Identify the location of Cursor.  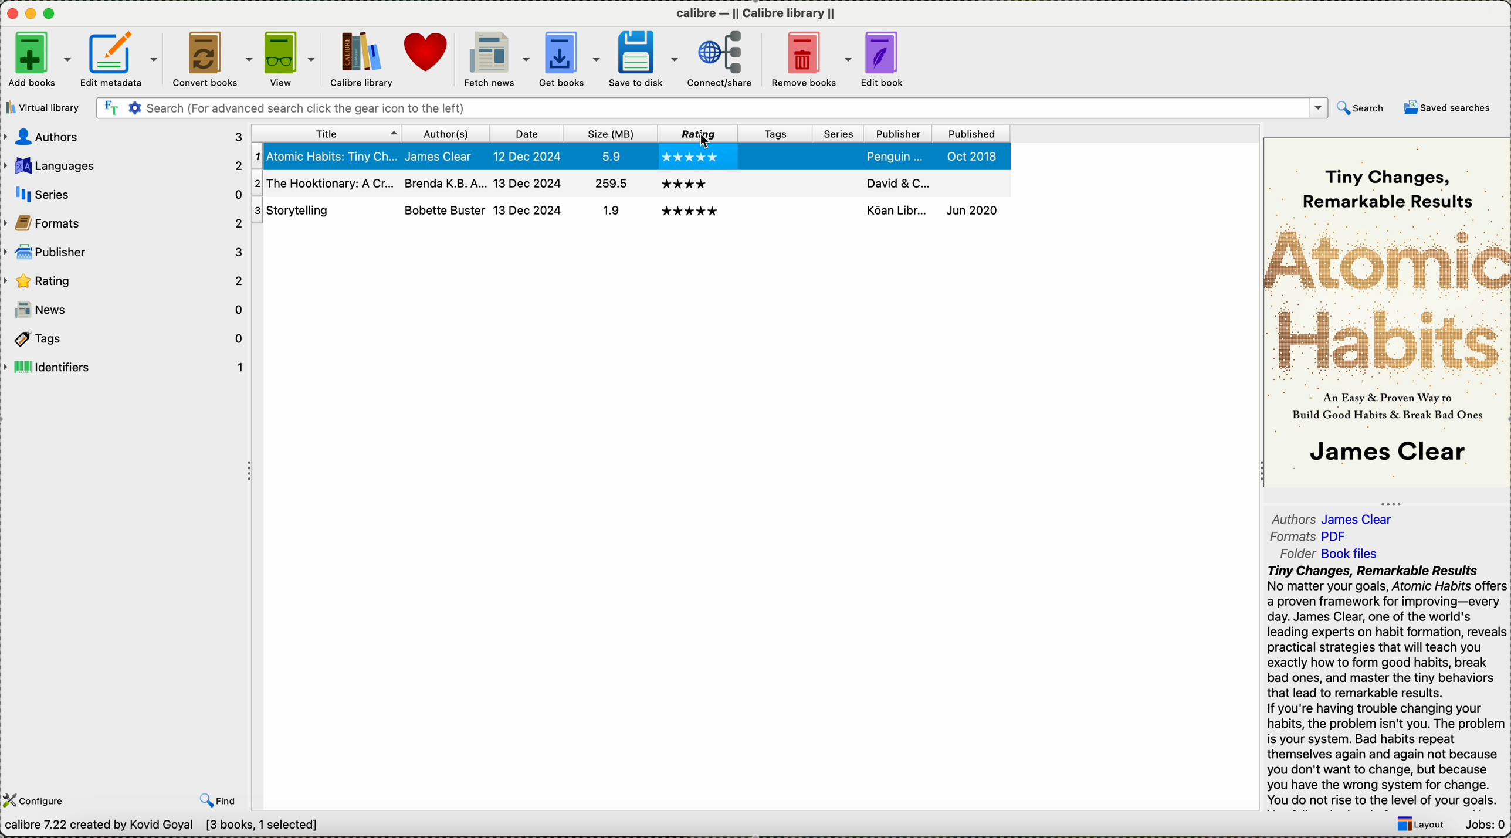
(707, 143).